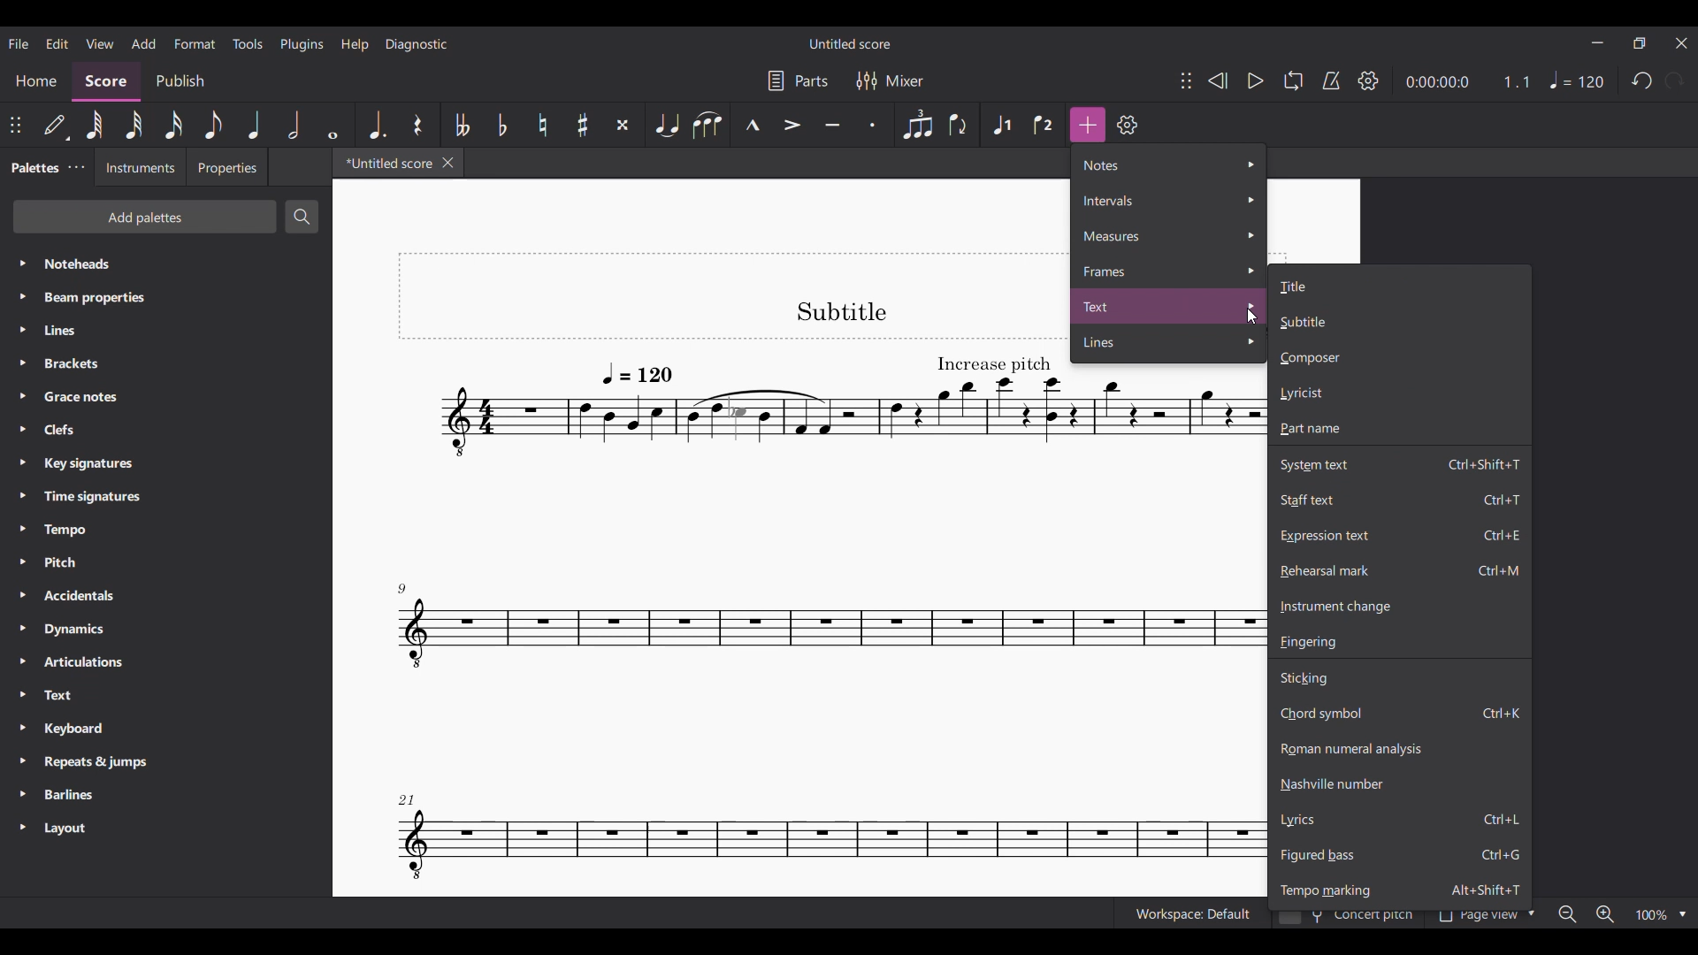 This screenshot has width=1698, height=955. What do you see at coordinates (385, 163) in the screenshot?
I see `*Untitled score - current tab` at bounding box center [385, 163].